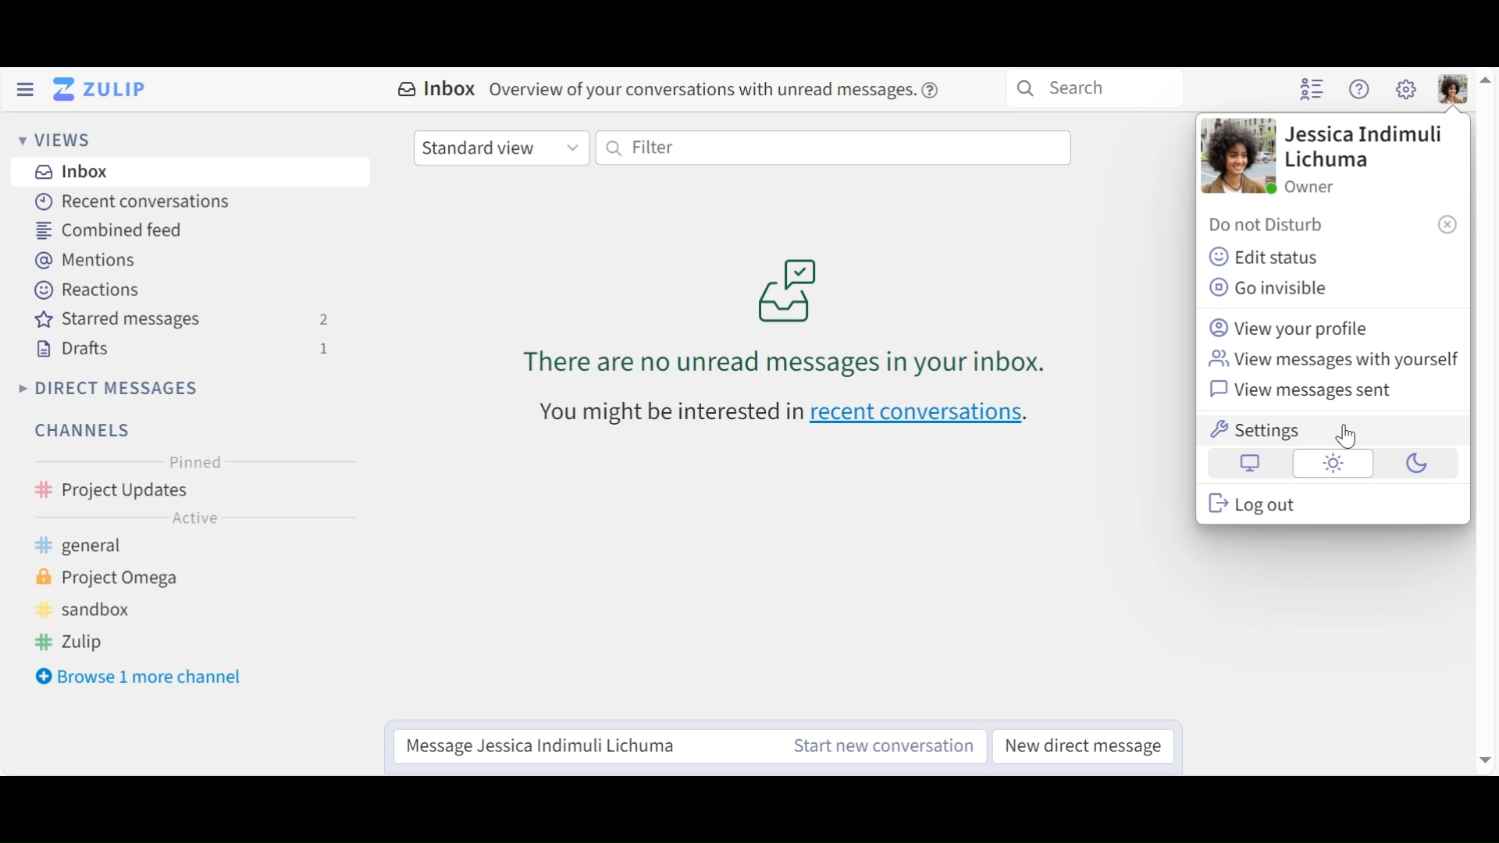 Image resolution: width=1499 pixels, height=843 pixels. I want to click on Views, so click(55, 140).